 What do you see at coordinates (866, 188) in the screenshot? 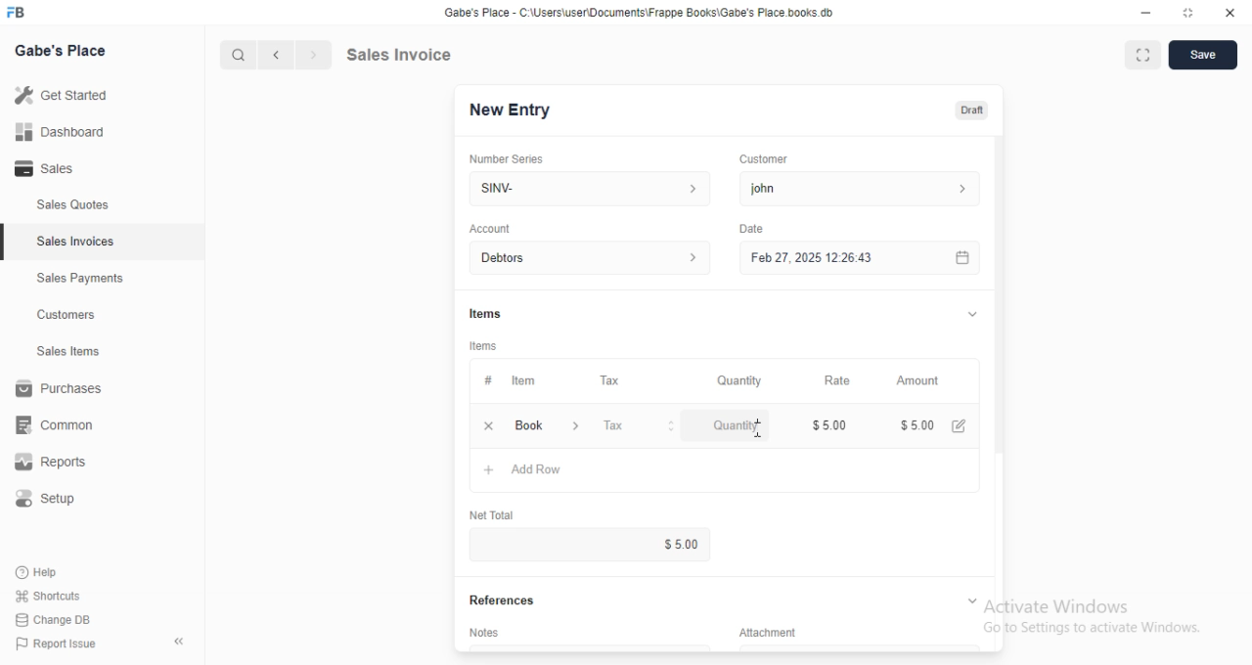
I see `john >` at bounding box center [866, 188].